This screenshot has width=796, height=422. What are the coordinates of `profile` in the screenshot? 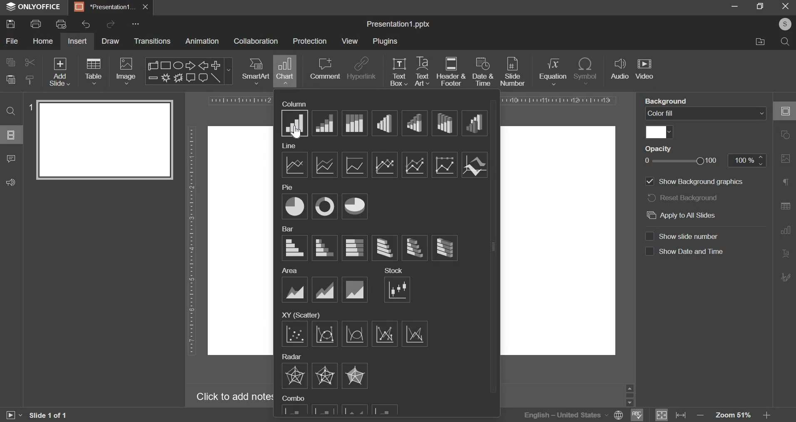 It's located at (784, 23).